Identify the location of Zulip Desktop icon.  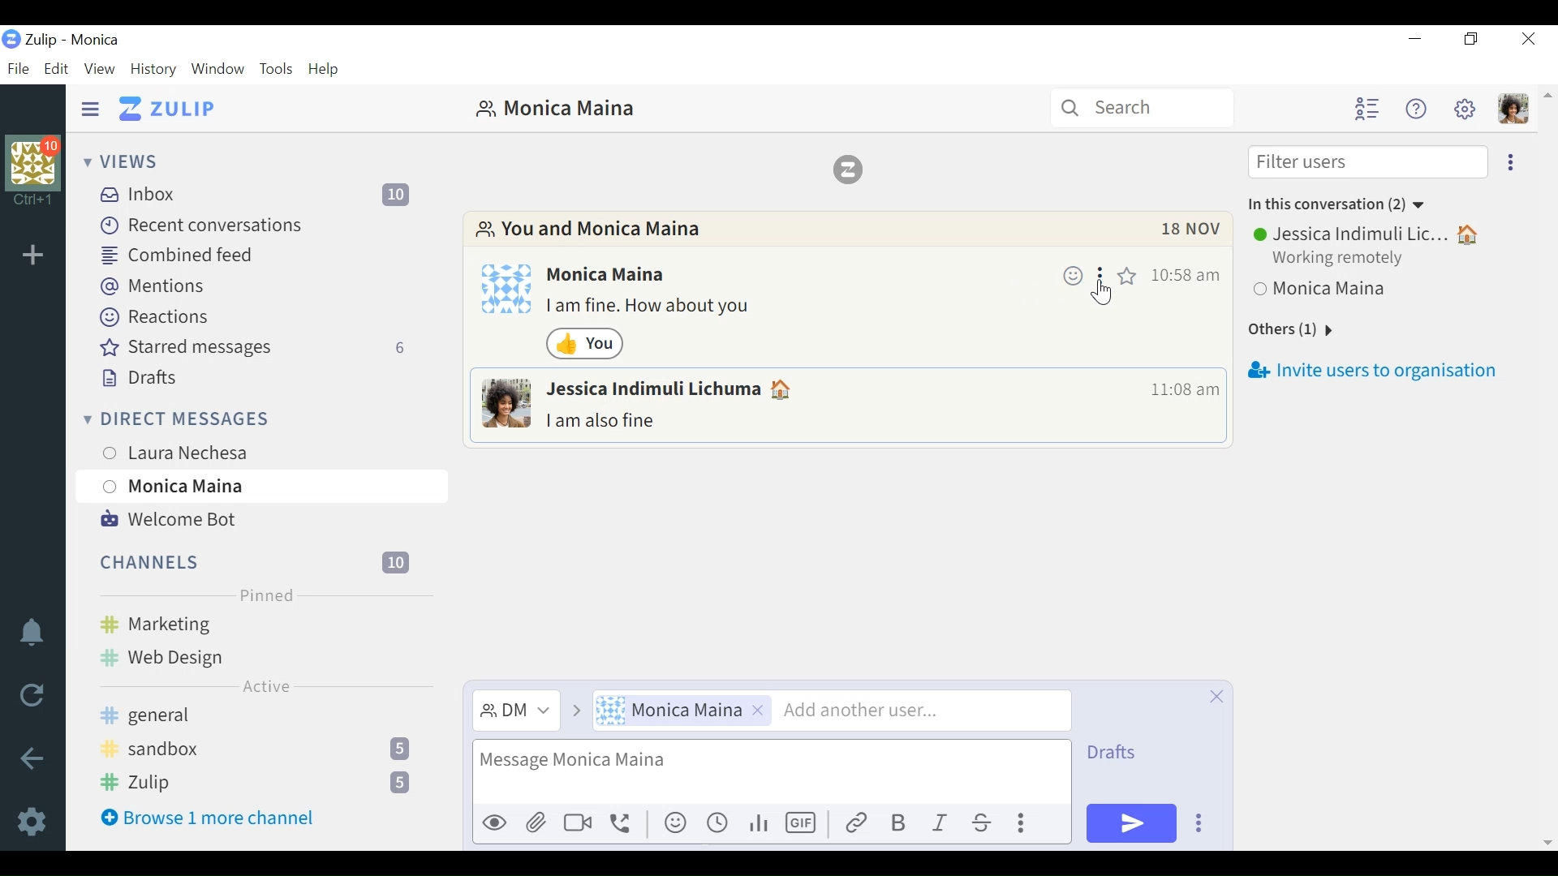
(11, 41).